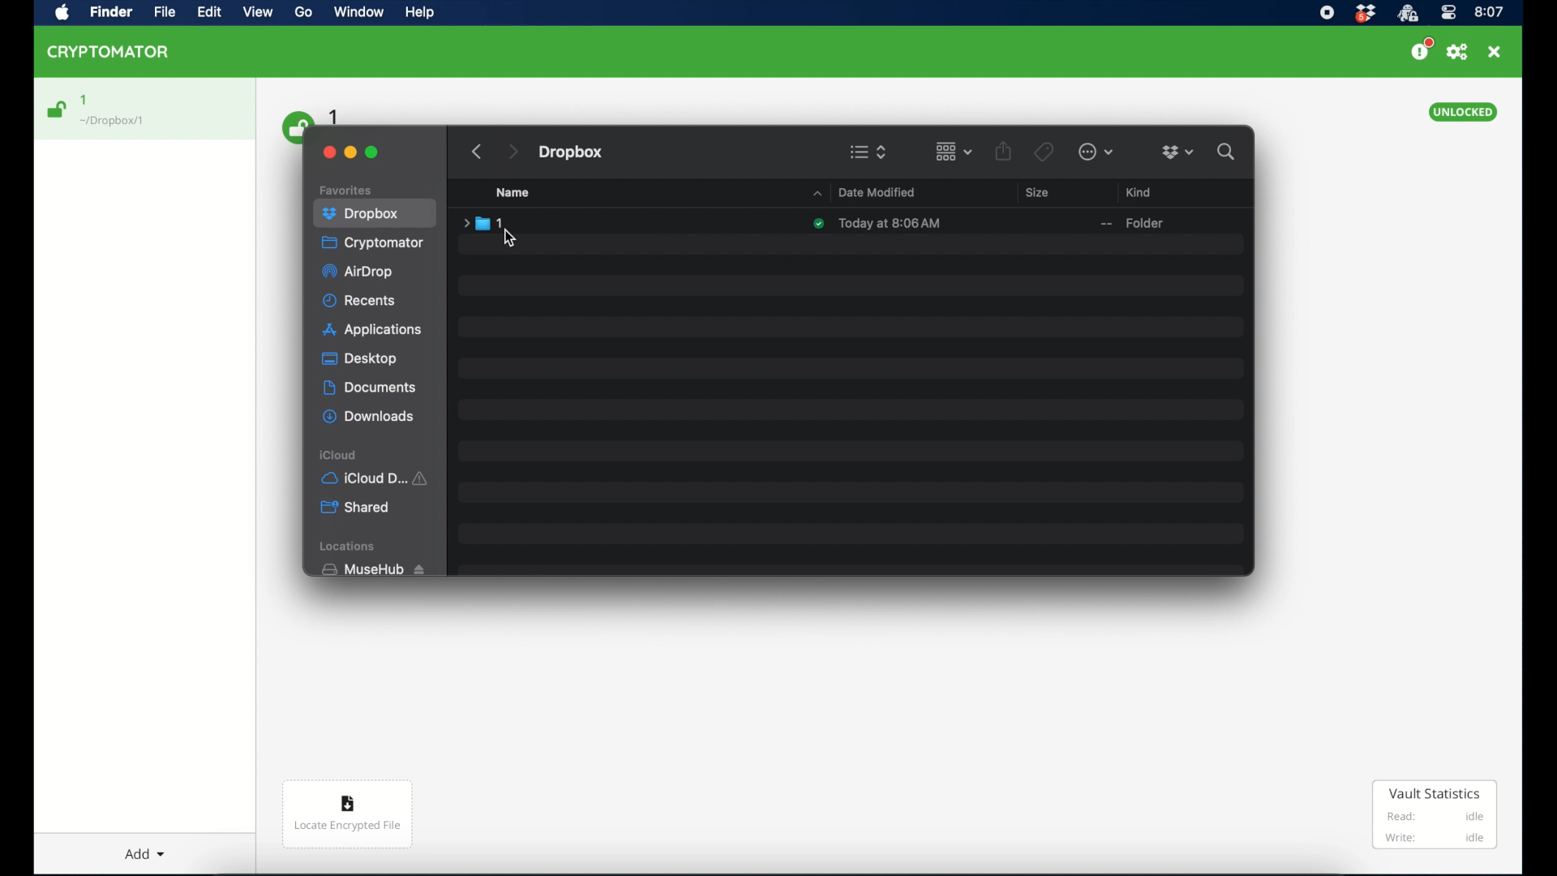 The height and width of the screenshot is (876, 1557). I want to click on View, so click(260, 15).